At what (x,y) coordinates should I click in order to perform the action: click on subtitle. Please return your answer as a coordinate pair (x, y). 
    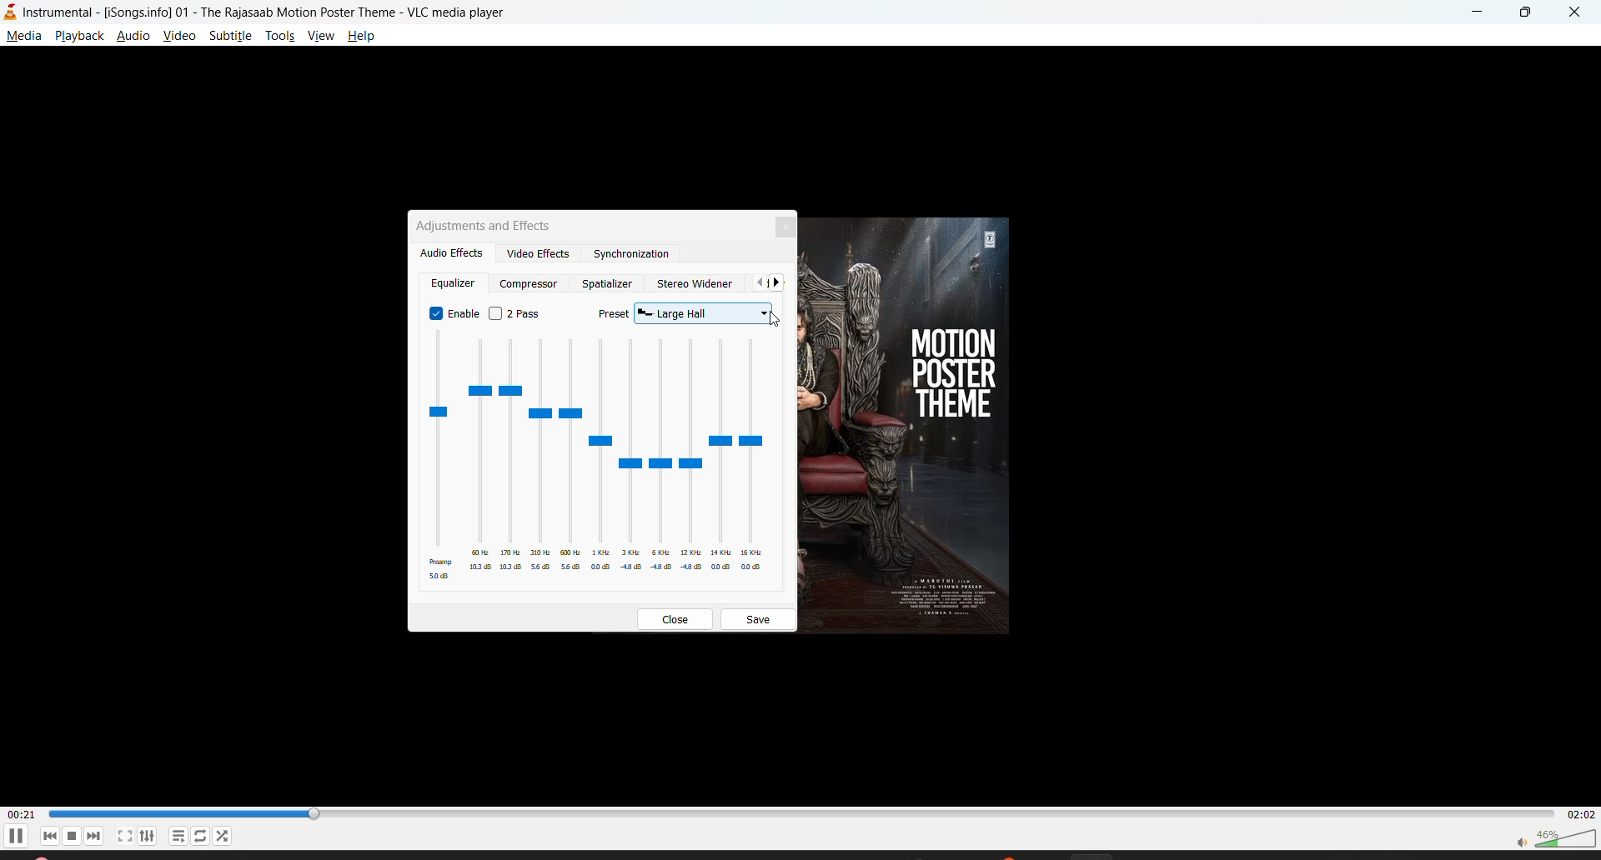
    Looking at the image, I should click on (233, 39).